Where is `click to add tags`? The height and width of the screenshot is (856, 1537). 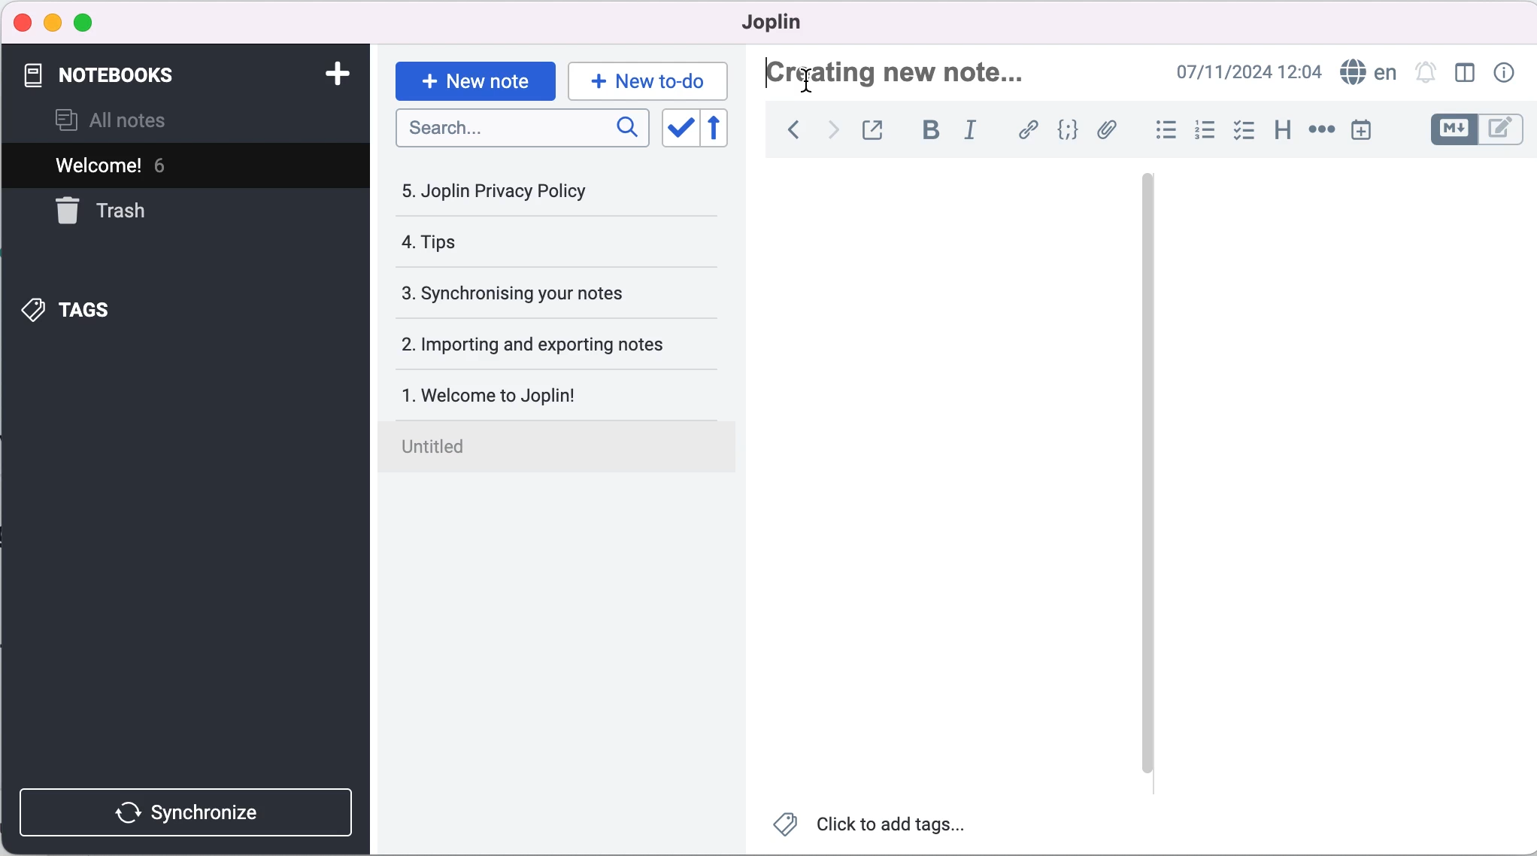 click to add tags is located at coordinates (873, 824).